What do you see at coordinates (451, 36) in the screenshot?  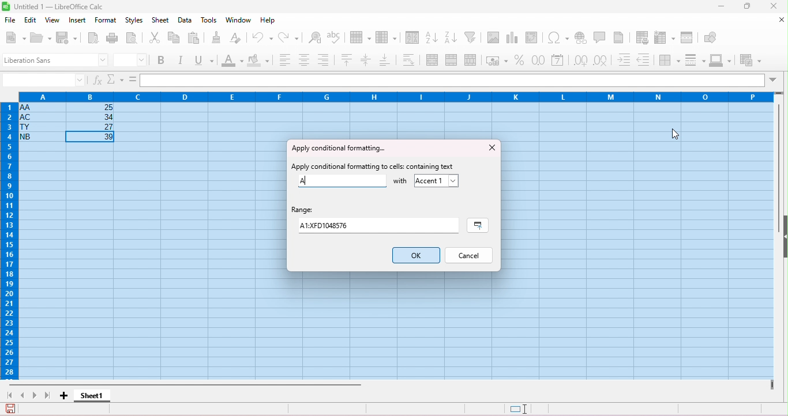 I see `sort descending` at bounding box center [451, 36].